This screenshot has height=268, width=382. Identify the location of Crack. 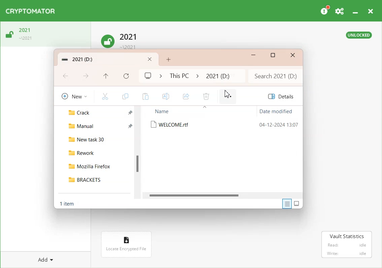
(95, 113).